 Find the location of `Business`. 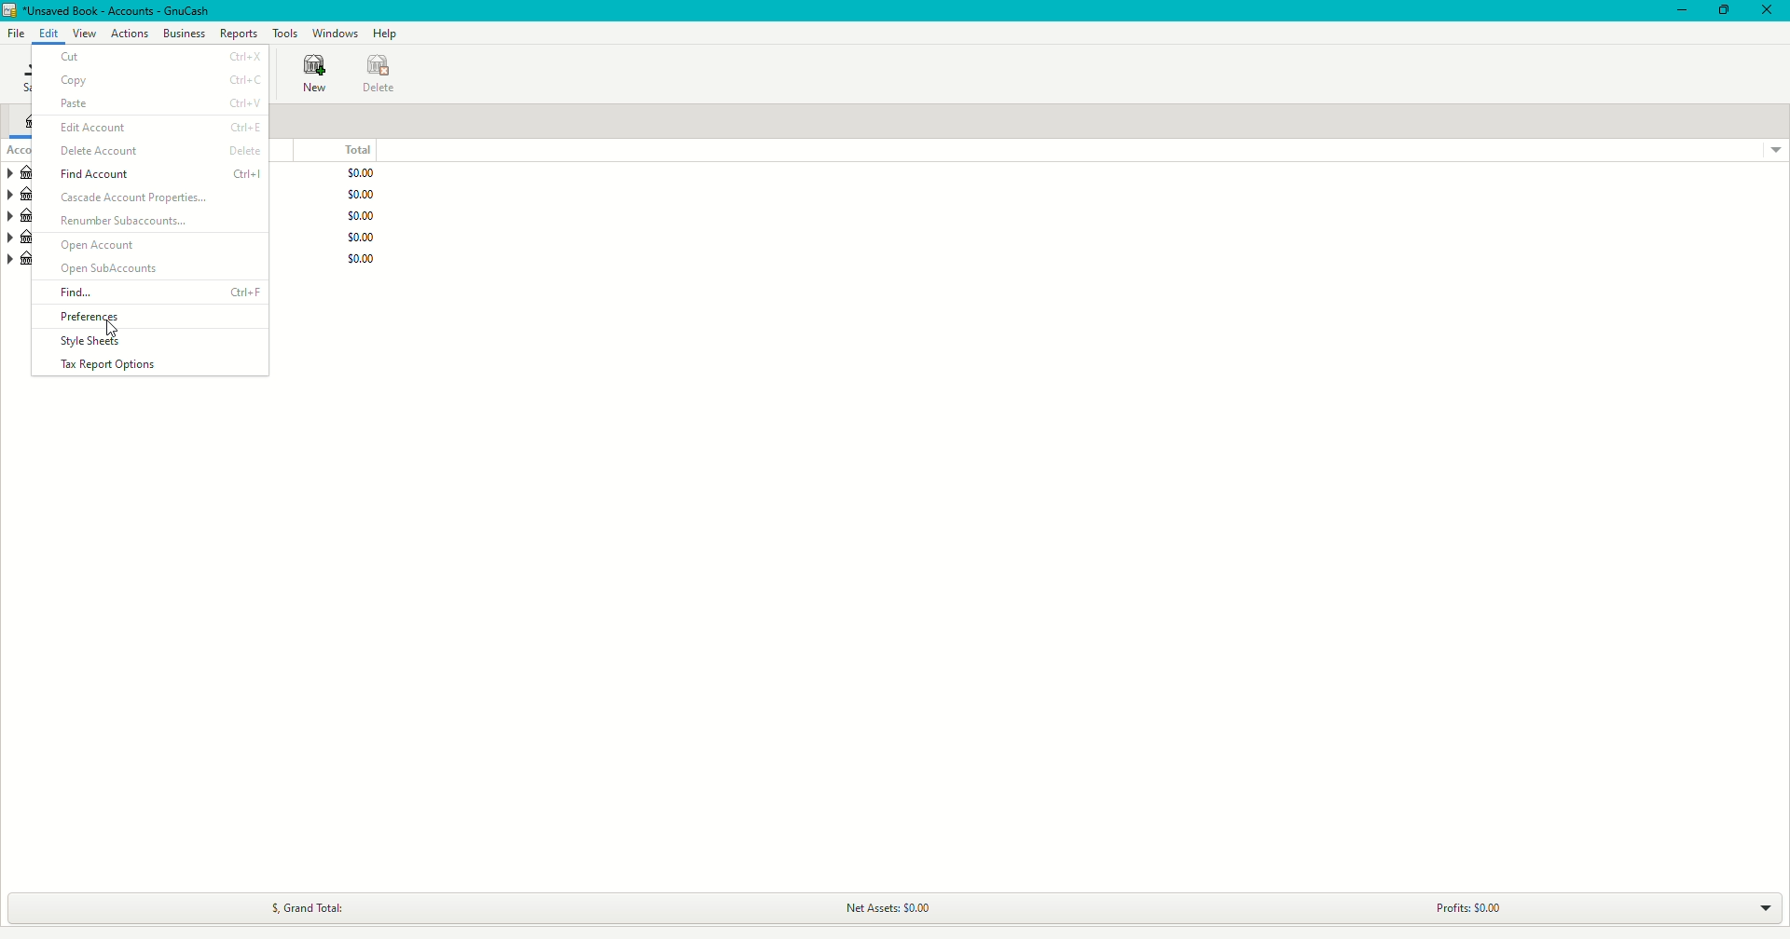

Business is located at coordinates (184, 34).